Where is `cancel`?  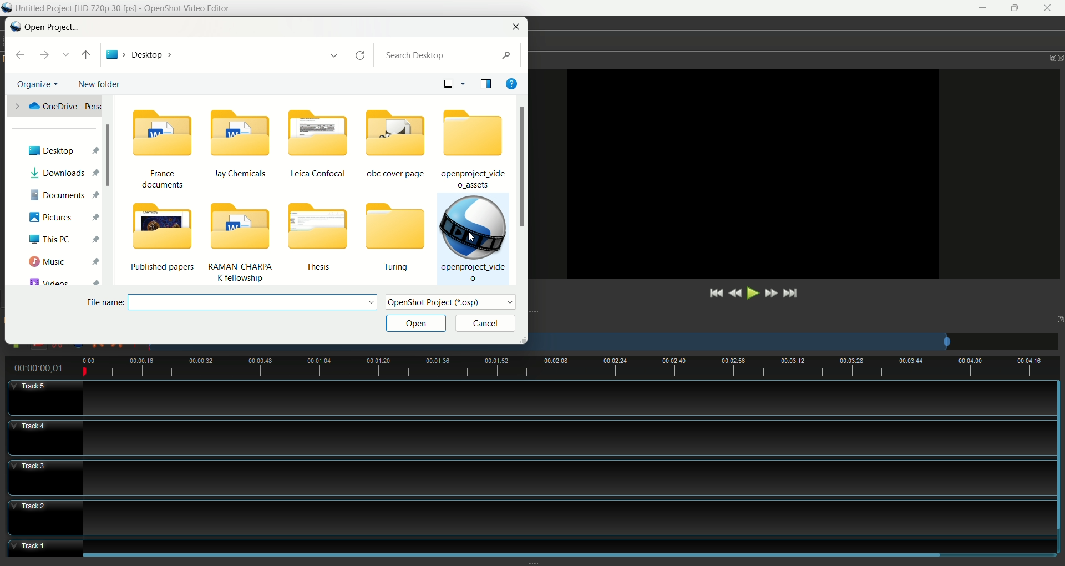 cancel is located at coordinates (485, 324).